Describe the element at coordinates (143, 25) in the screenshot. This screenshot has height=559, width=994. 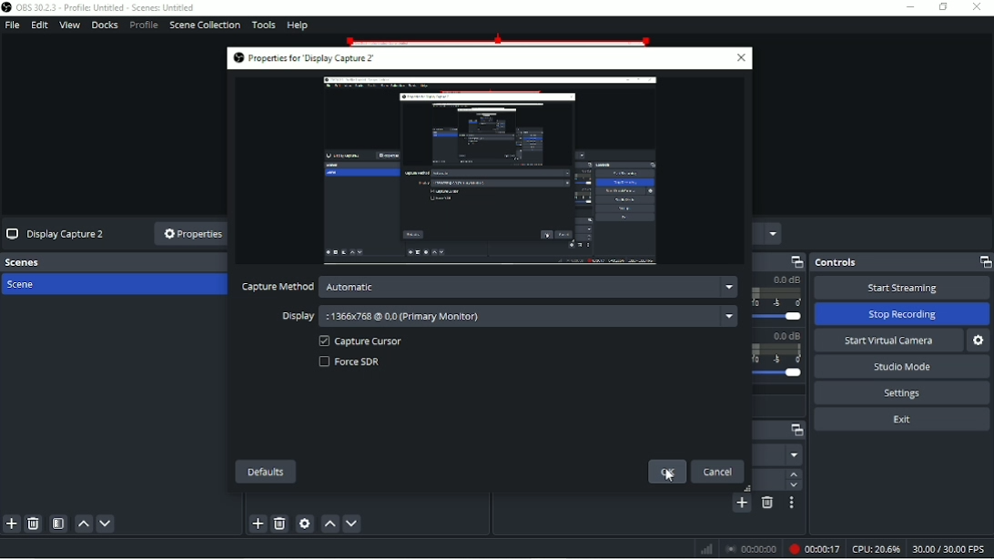
I see `Profile` at that location.